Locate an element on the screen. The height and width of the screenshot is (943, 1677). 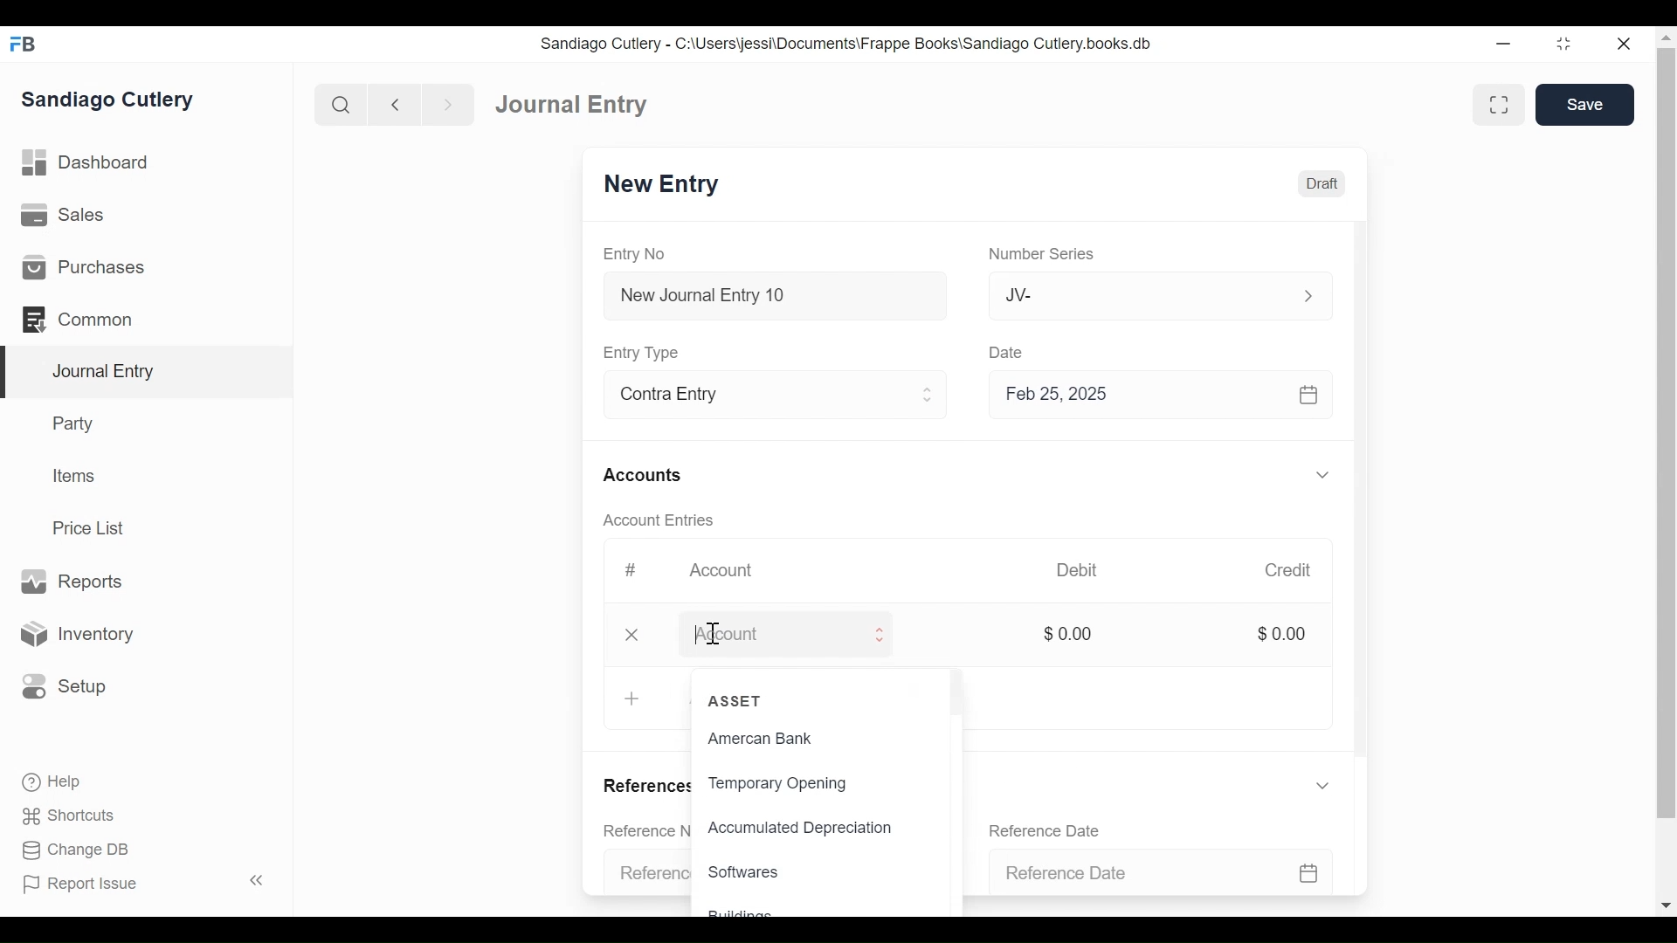
vertical scroll bar is located at coordinates (1667, 435).